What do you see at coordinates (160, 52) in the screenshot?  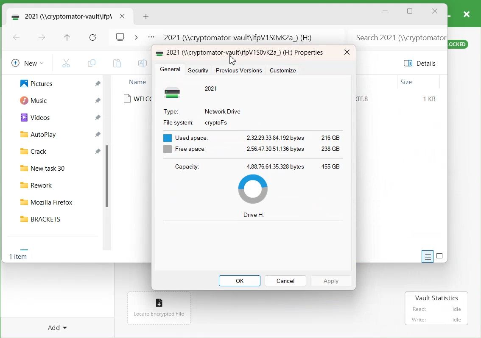 I see `Icon` at bounding box center [160, 52].